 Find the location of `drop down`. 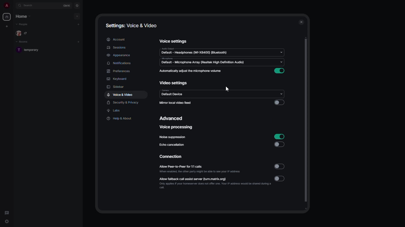

drop down is located at coordinates (281, 52).